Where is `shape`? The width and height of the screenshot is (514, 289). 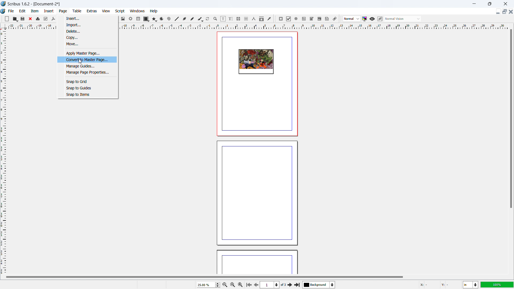 shape is located at coordinates (146, 19).